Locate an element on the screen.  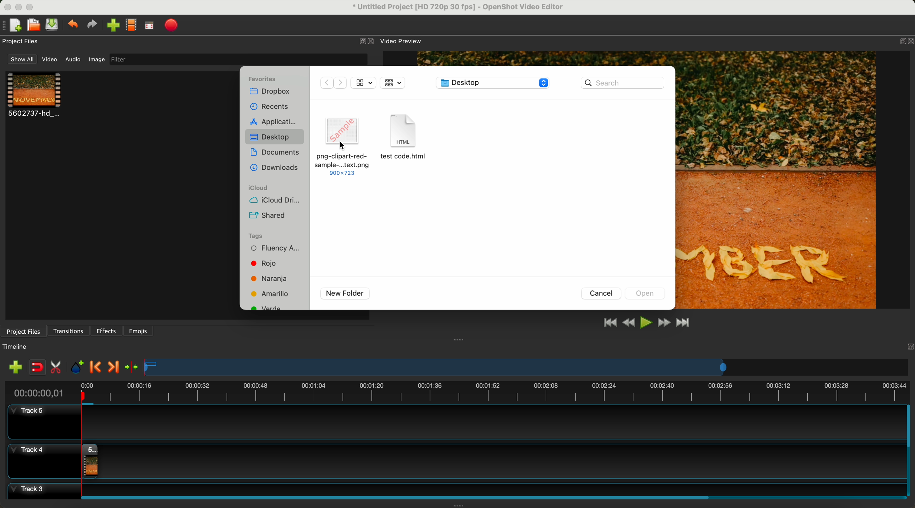
save file is located at coordinates (53, 25).